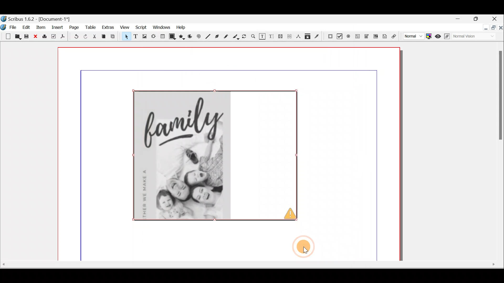  I want to click on Text frame, so click(136, 37).